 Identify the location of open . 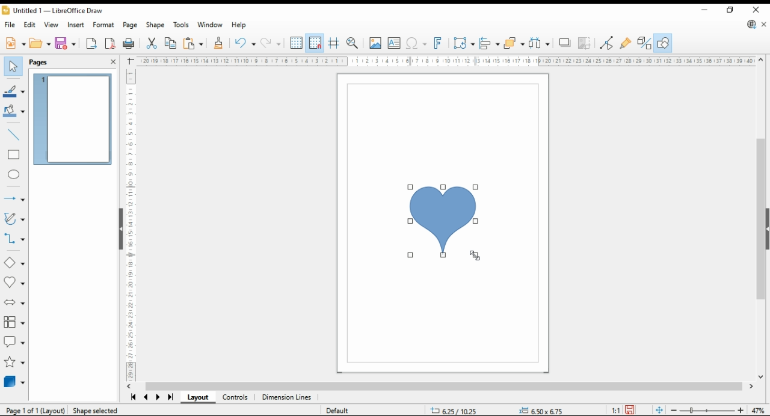
(40, 43).